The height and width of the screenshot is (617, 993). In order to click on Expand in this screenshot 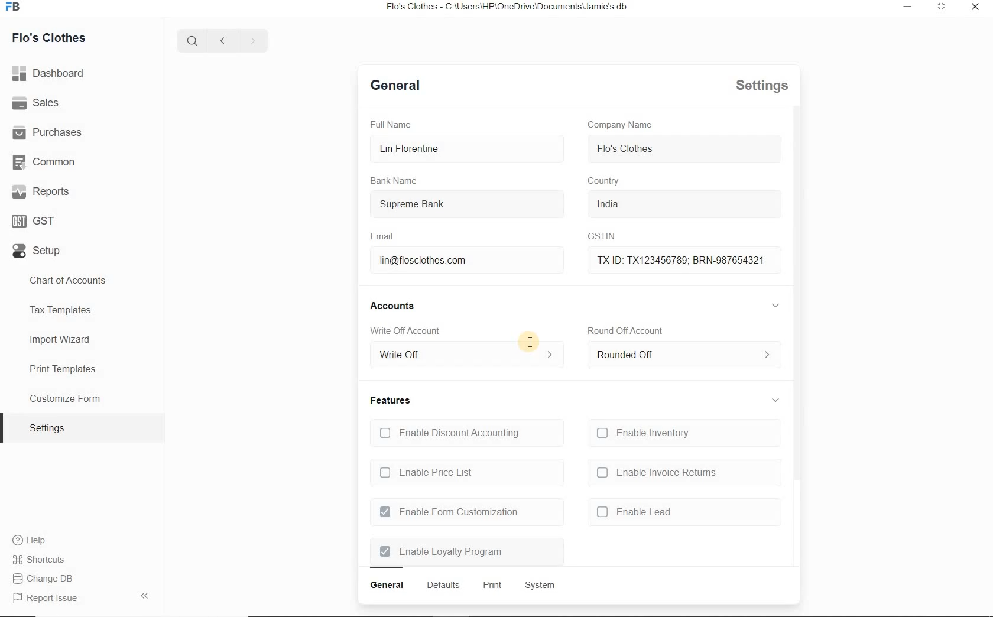, I will do `click(777, 304)`.